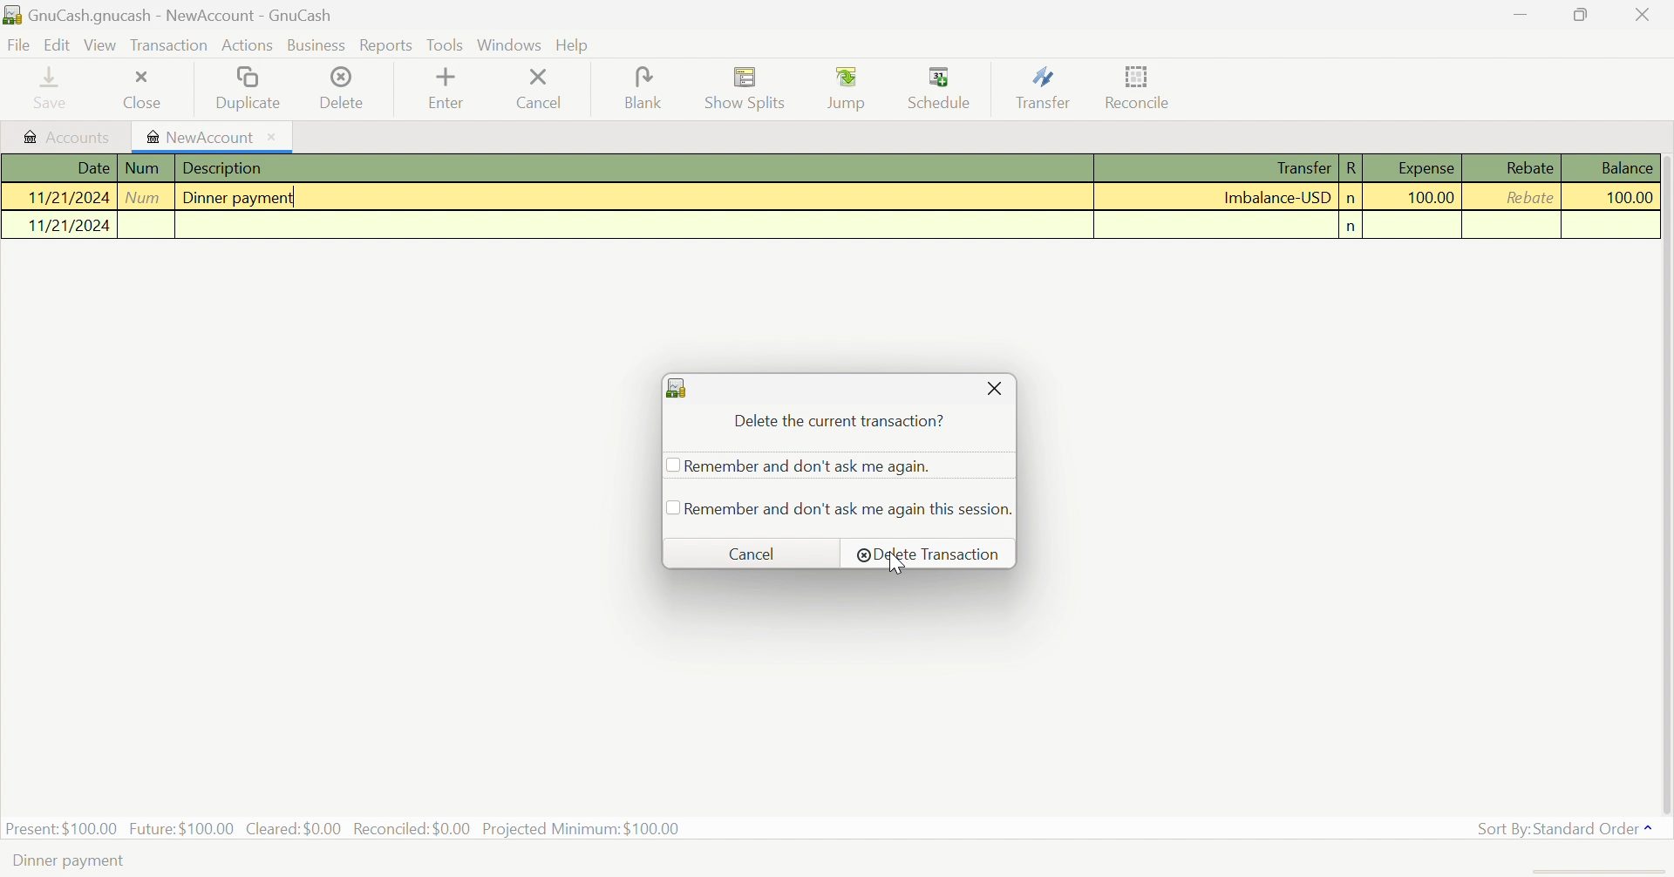 The image size is (1674, 877). Describe the element at coordinates (511, 44) in the screenshot. I see `Windows` at that location.